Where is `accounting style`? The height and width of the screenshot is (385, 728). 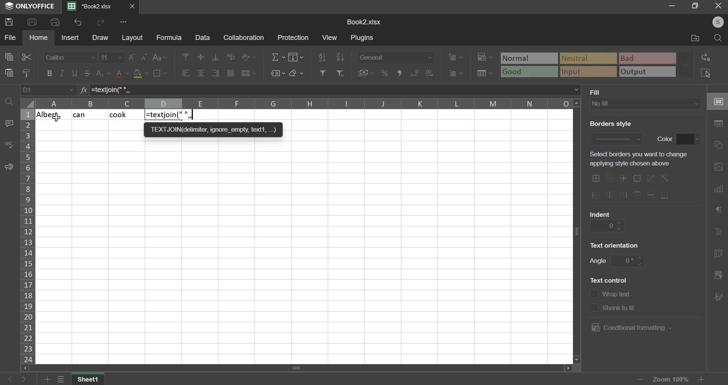 accounting style is located at coordinates (366, 73).